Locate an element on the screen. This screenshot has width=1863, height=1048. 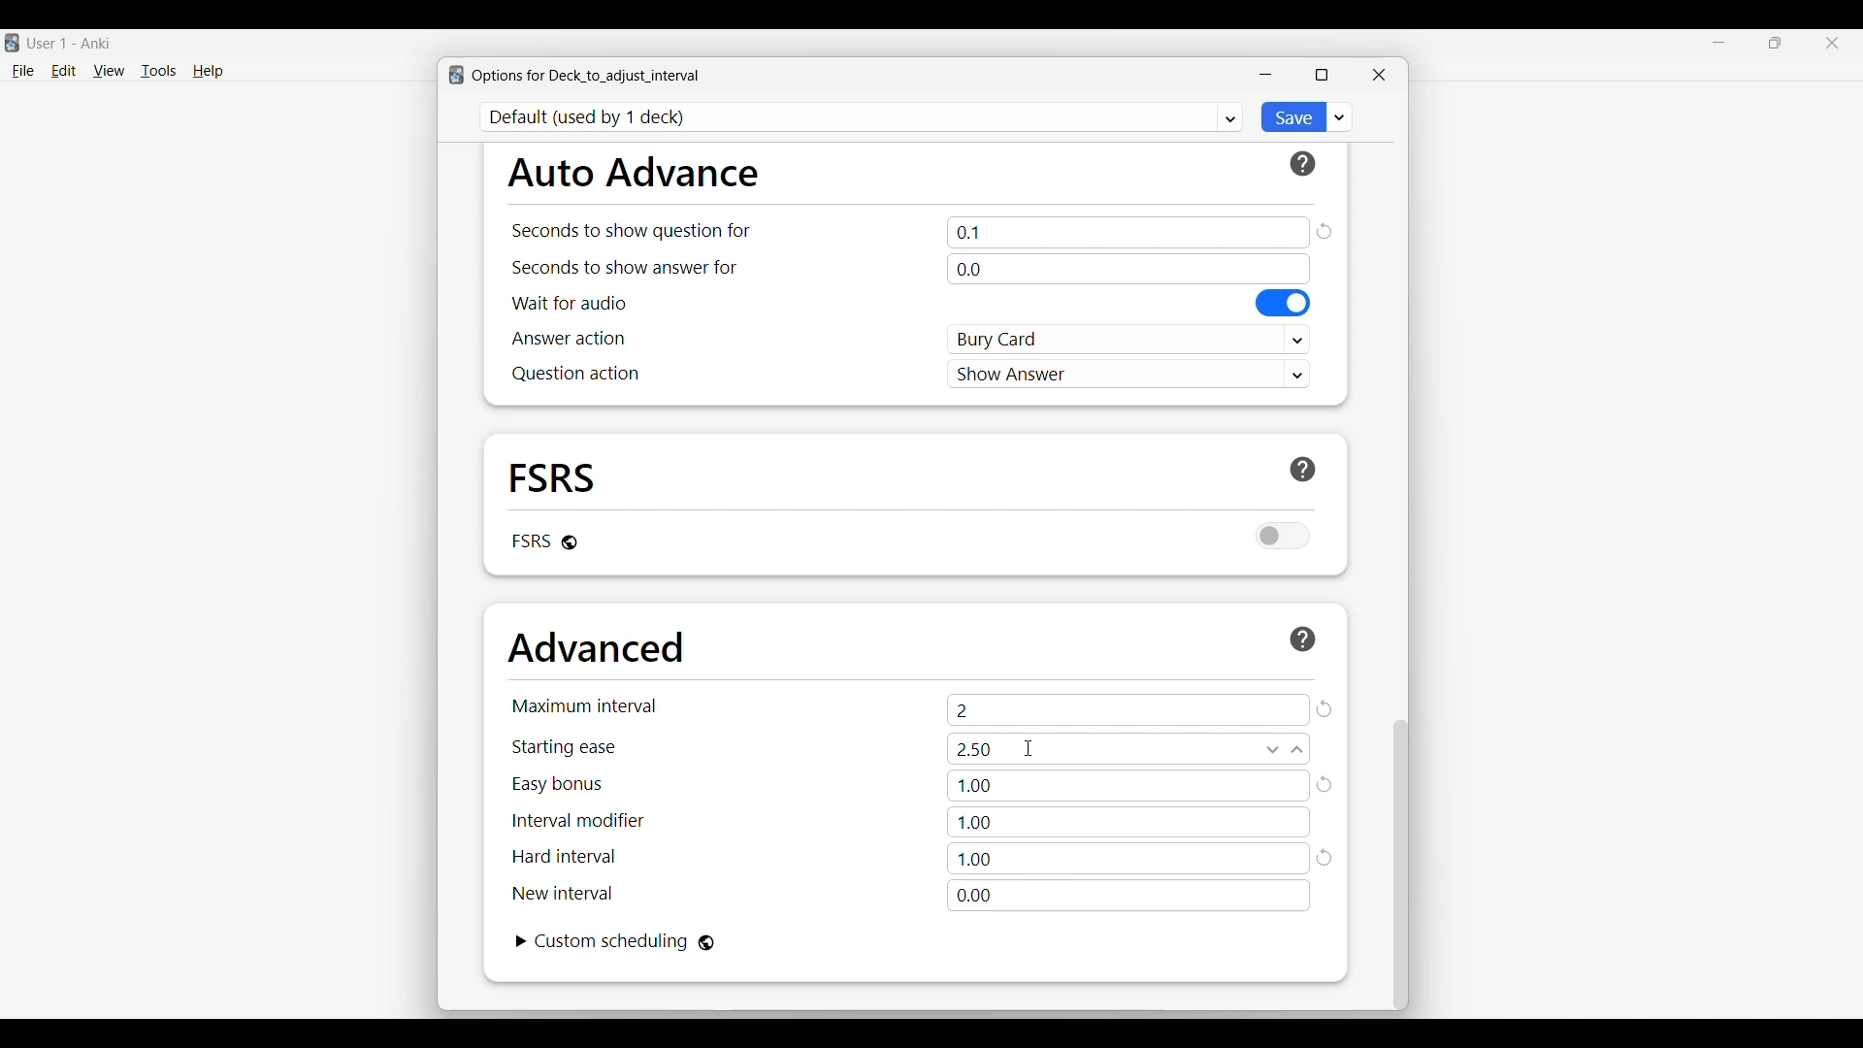
Edit menu is located at coordinates (64, 72).